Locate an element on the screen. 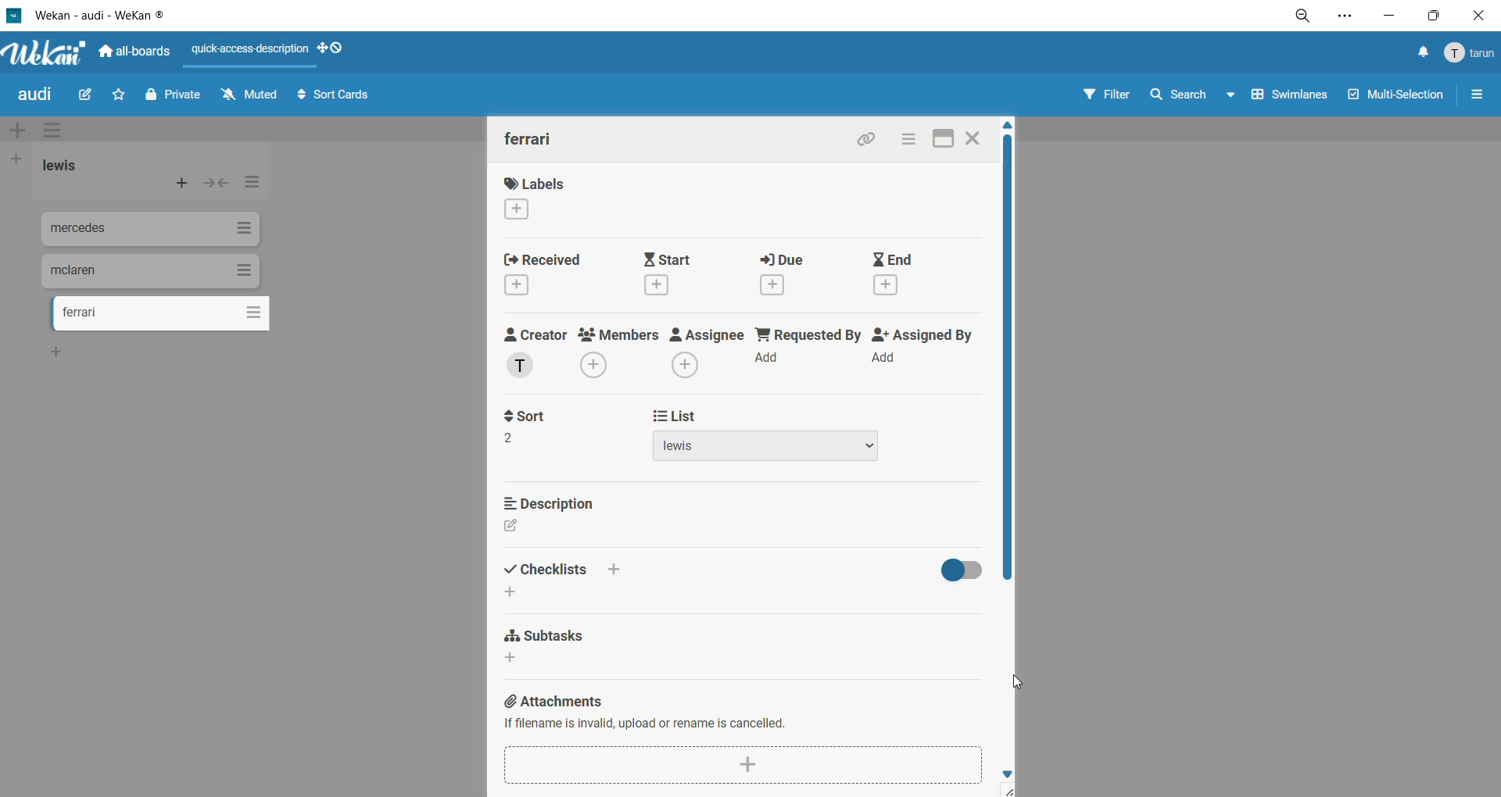 This screenshot has height=797, width=1501. sort cards is located at coordinates (341, 98).